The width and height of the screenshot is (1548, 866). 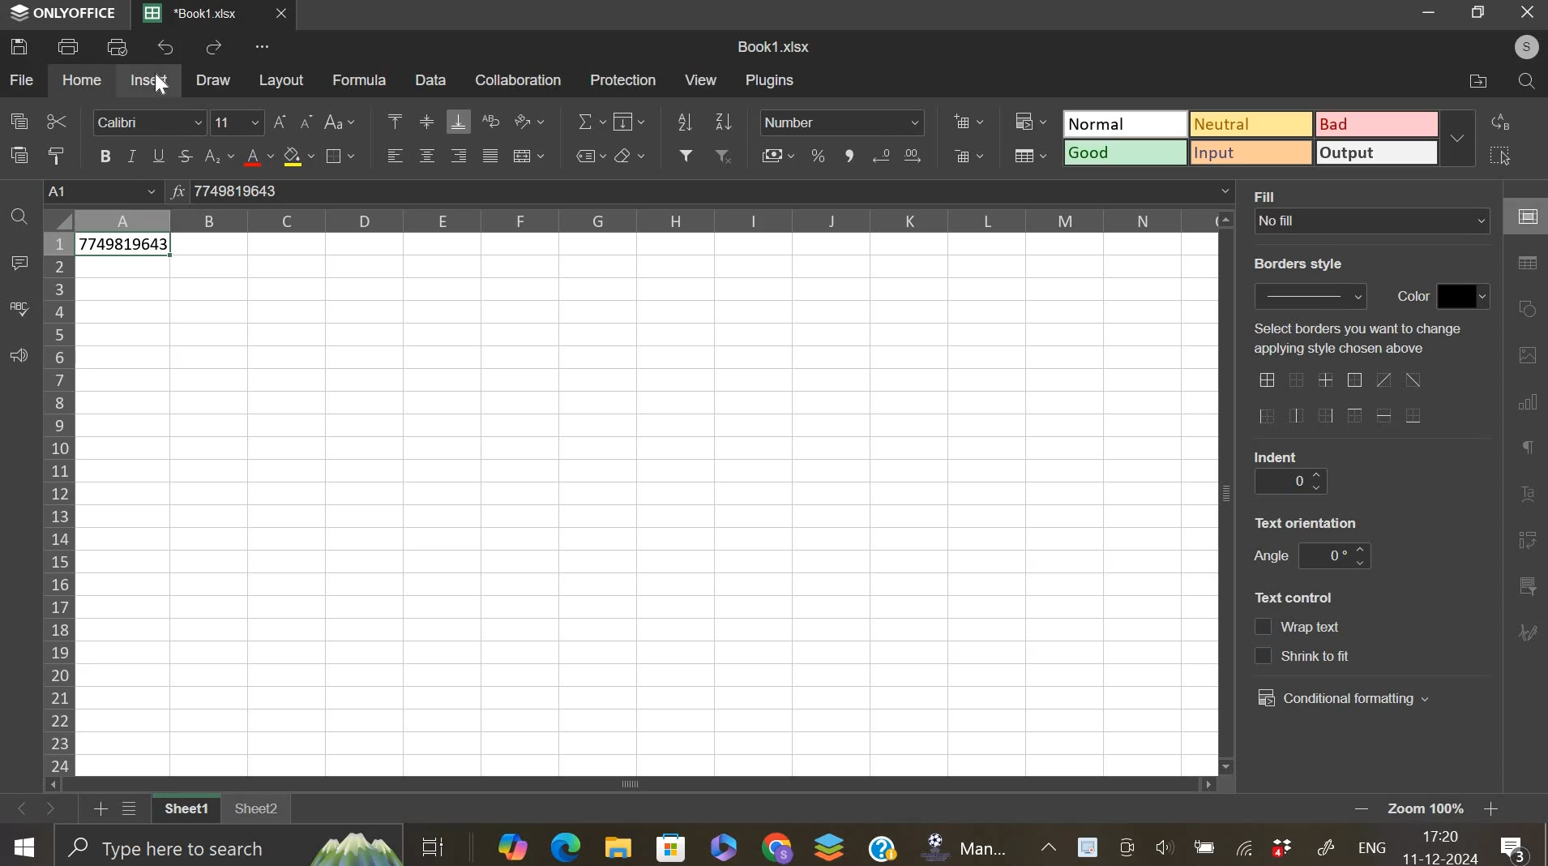 I want to click on font, so click(x=149, y=122).